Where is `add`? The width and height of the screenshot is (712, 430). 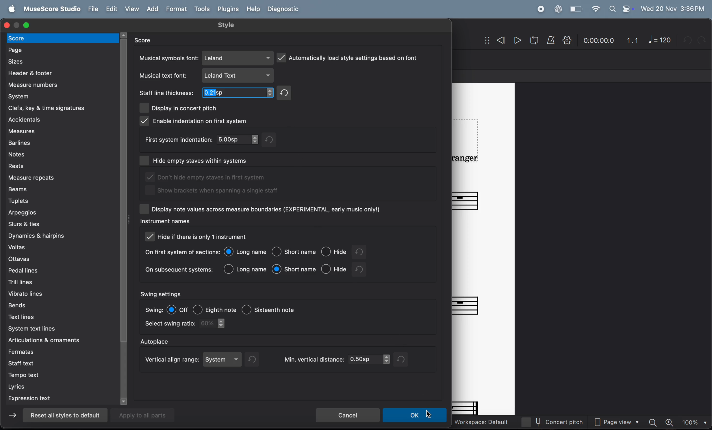 add is located at coordinates (155, 9).